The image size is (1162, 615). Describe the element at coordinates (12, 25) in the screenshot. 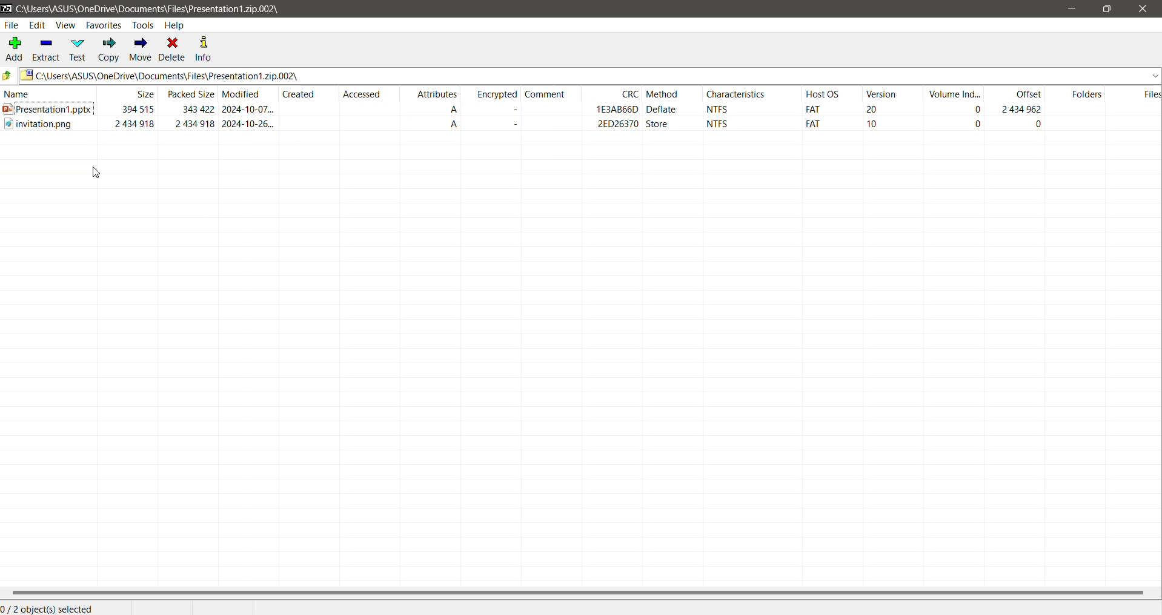

I see `File` at that location.